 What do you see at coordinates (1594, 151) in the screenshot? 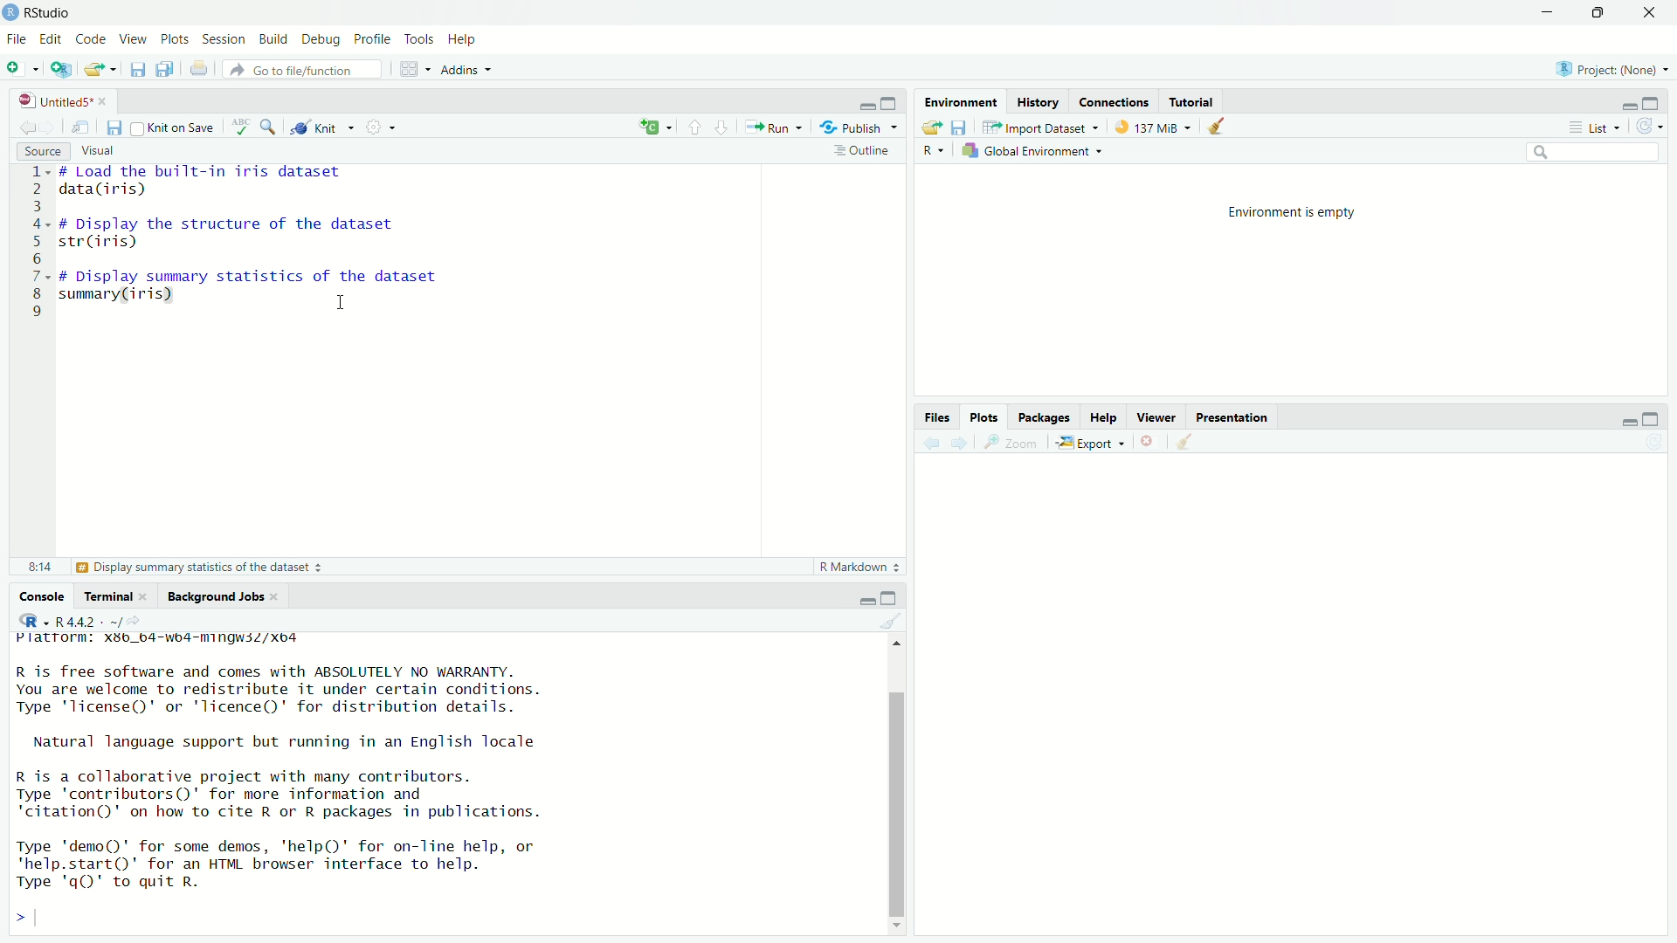
I see `Search` at bounding box center [1594, 151].